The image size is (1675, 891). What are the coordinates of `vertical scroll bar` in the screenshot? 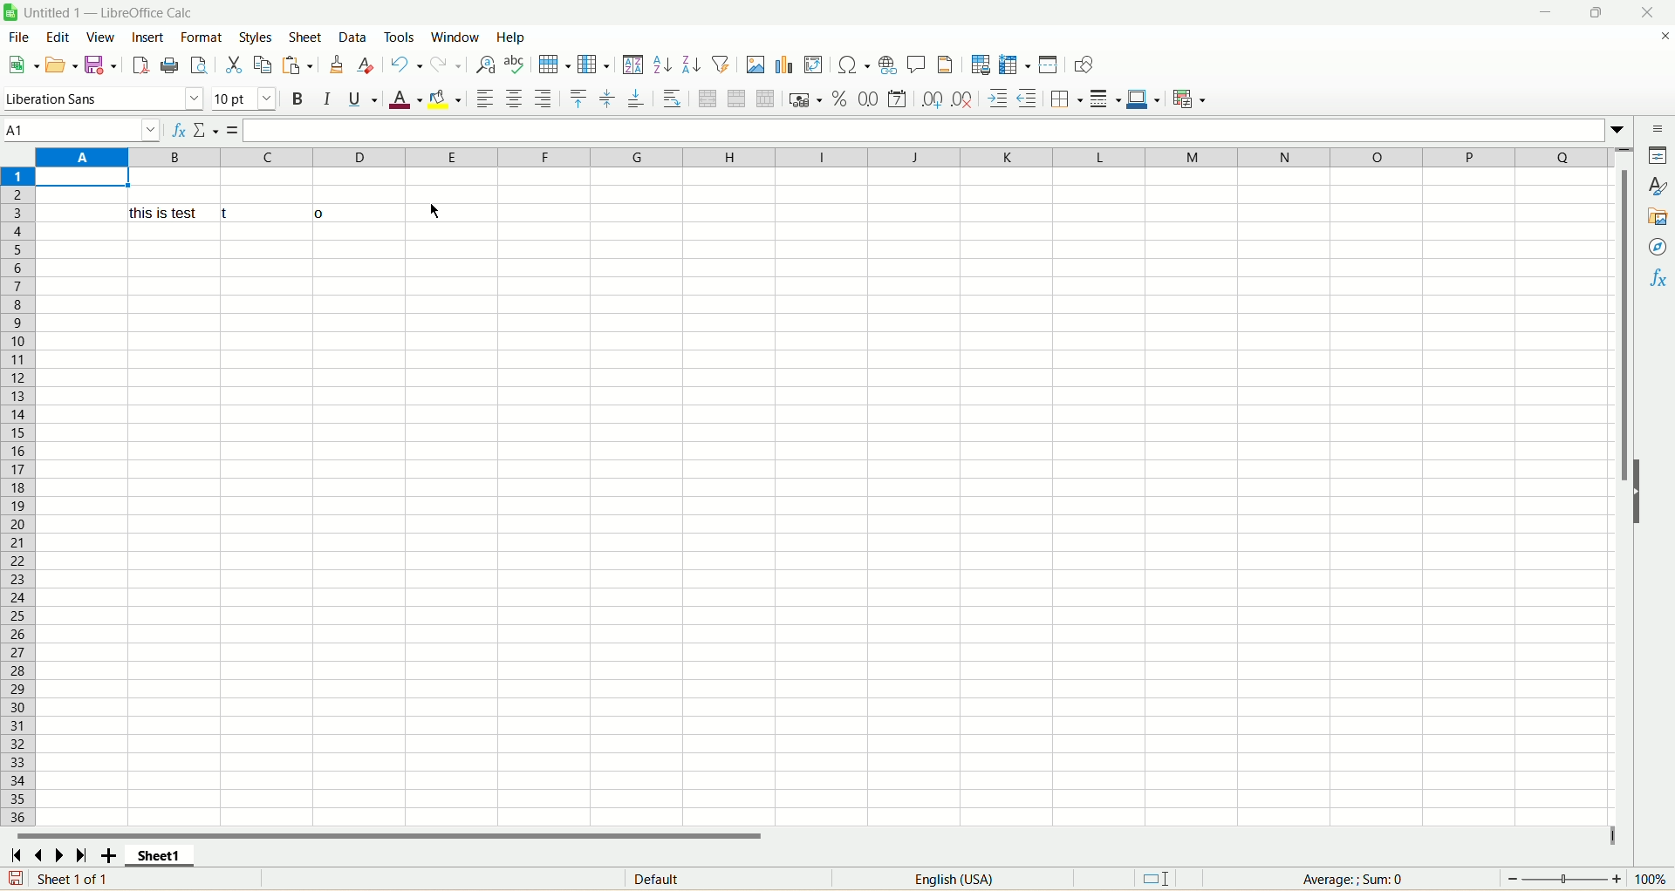 It's located at (1620, 509).